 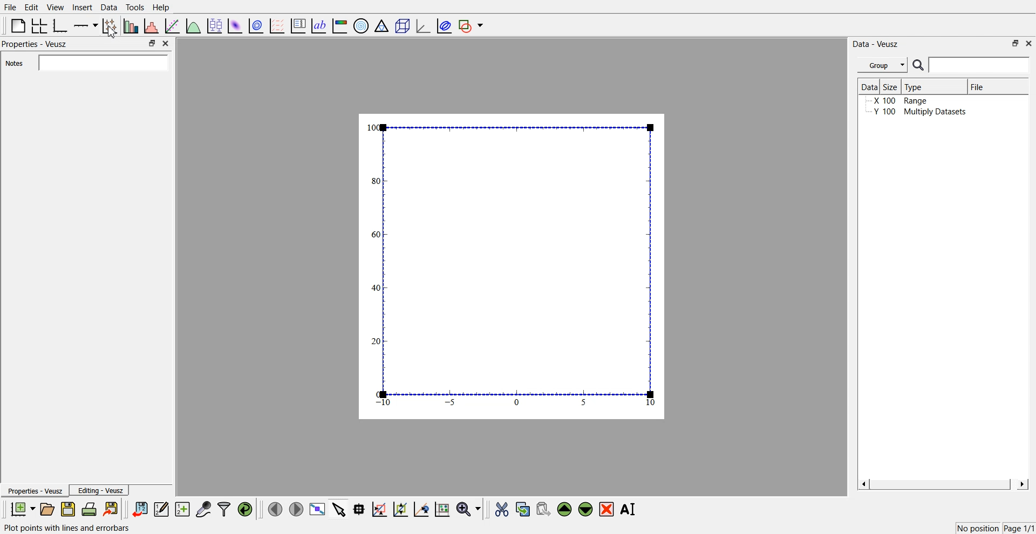 I want to click on enter search field, so click(x=980, y=65).